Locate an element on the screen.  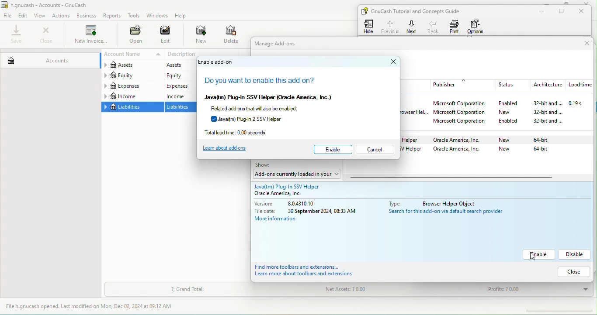
 file date:   30 september 2024, 08:33 am is located at coordinates (307, 211).